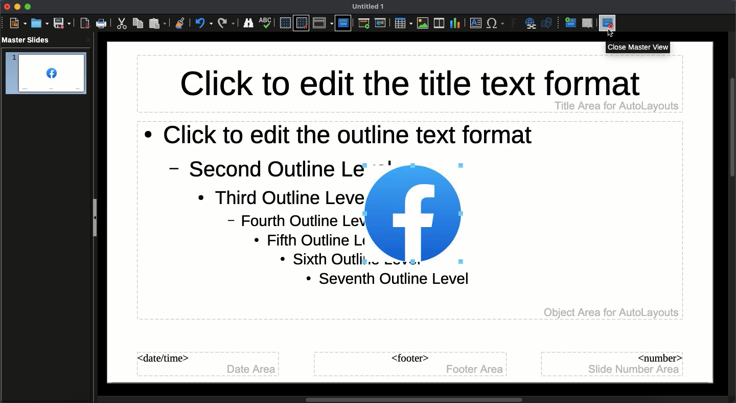  Describe the element at coordinates (422, 21) in the screenshot. I see `Images` at that location.